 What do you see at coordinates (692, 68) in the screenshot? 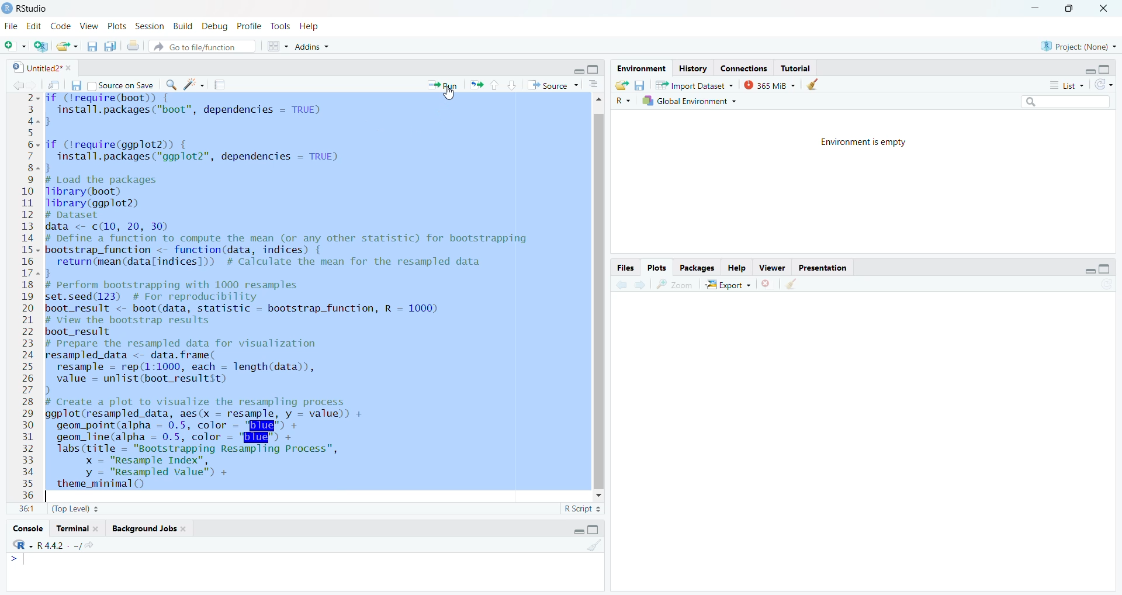
I see `History` at bounding box center [692, 68].